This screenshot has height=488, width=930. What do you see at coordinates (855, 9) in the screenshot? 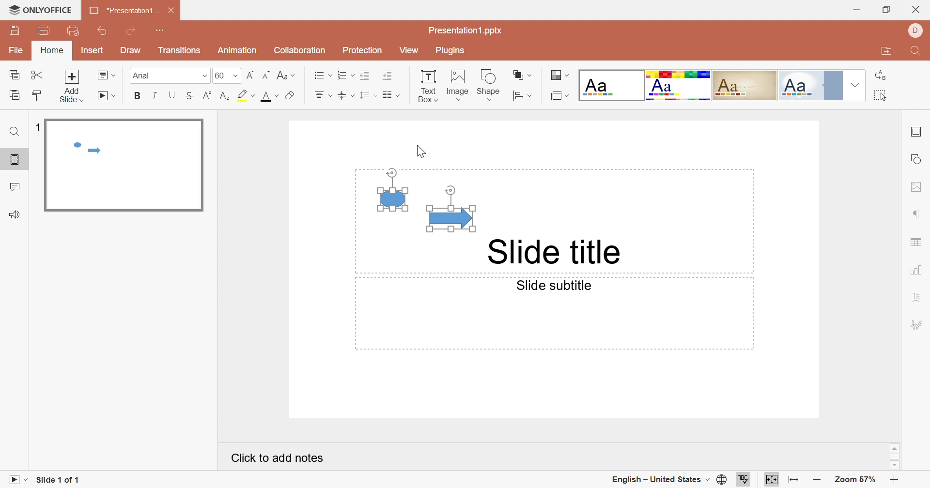
I see `Minimize` at bounding box center [855, 9].